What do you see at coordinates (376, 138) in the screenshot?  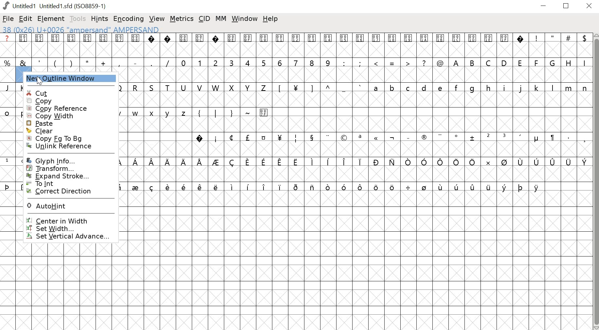 I see `symbol` at bounding box center [376, 138].